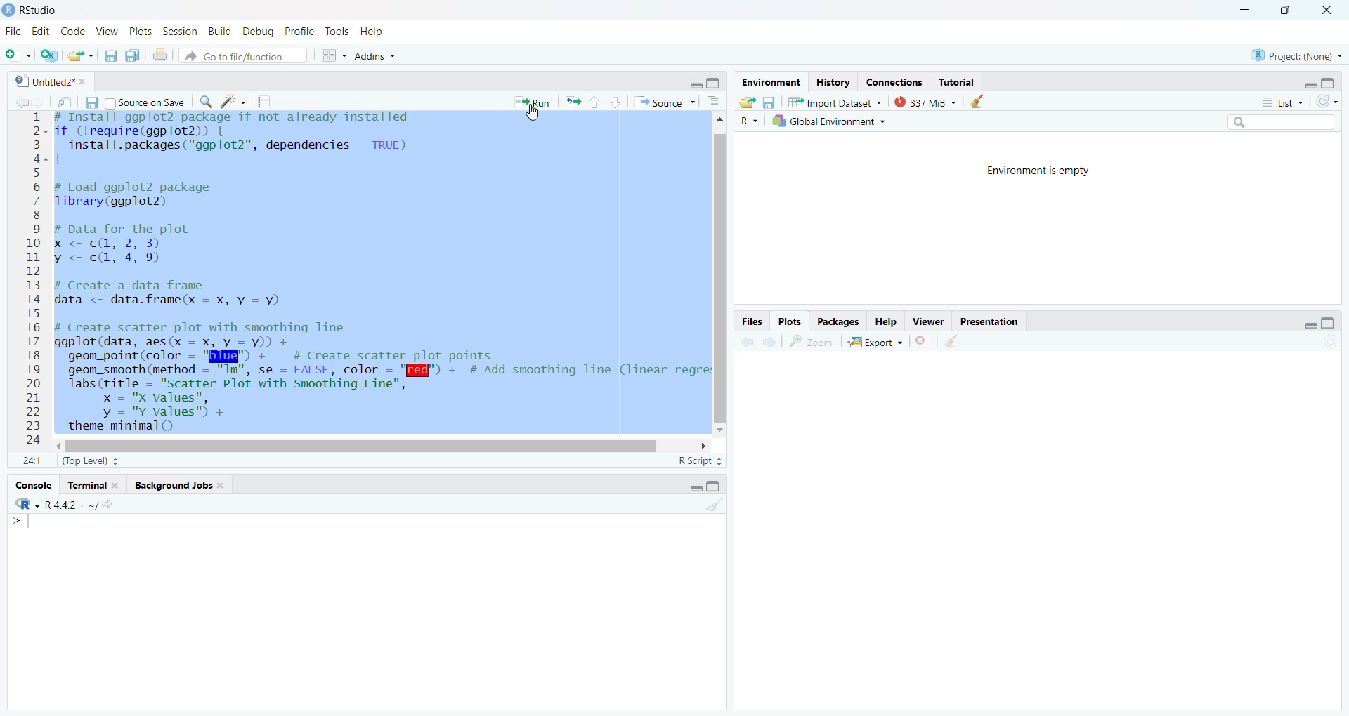 This screenshot has width=1349, height=716. What do you see at coordinates (52, 55) in the screenshot?
I see `create new project` at bounding box center [52, 55].